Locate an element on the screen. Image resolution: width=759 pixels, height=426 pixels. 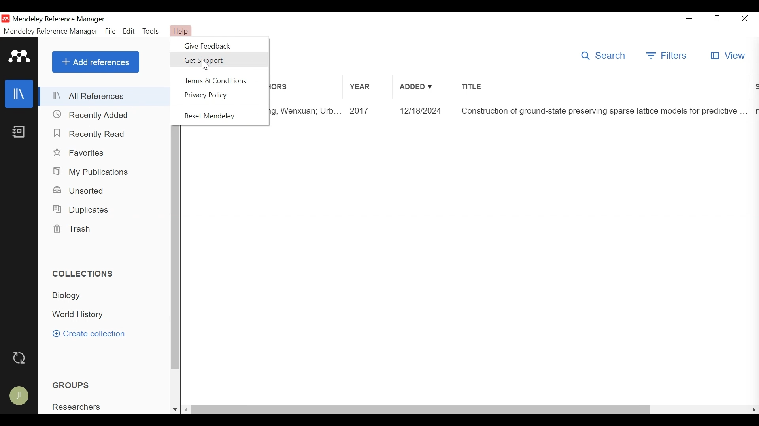
Group is located at coordinates (77, 406).